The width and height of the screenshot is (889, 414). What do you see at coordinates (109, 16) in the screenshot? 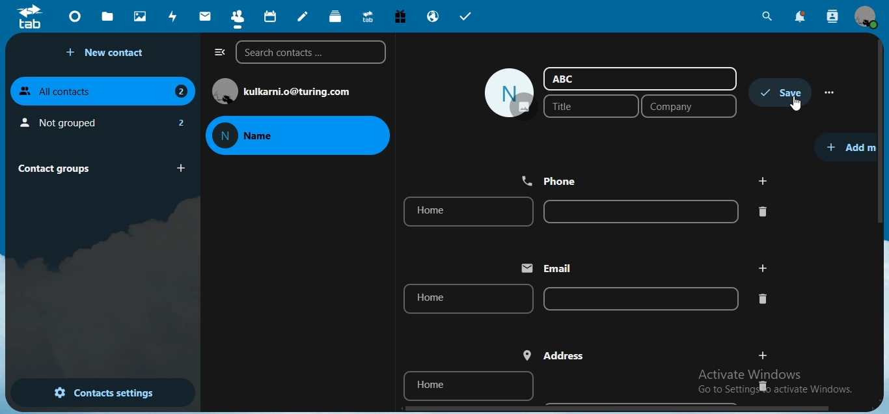
I see `files` at bounding box center [109, 16].